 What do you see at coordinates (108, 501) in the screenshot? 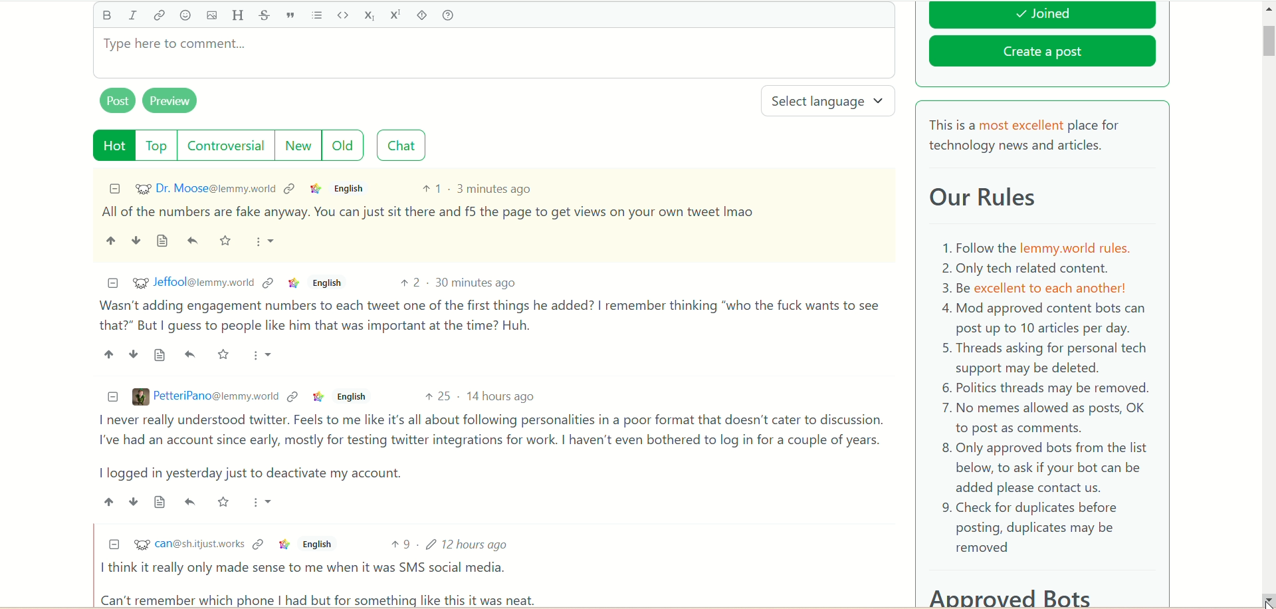
I see `Upvote ` at bounding box center [108, 501].